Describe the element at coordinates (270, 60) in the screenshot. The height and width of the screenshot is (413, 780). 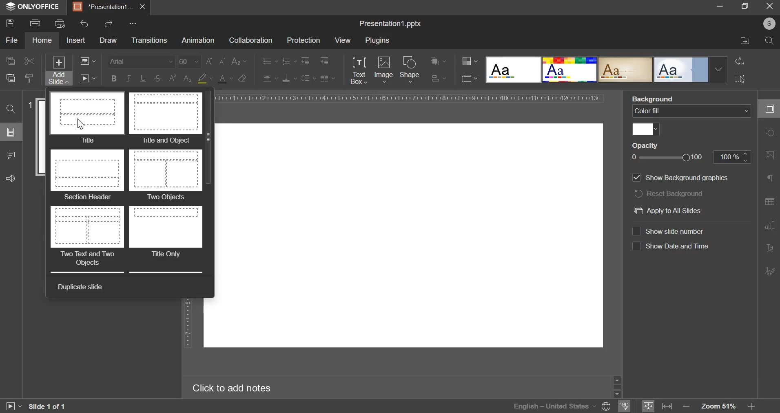
I see `bullet` at that location.